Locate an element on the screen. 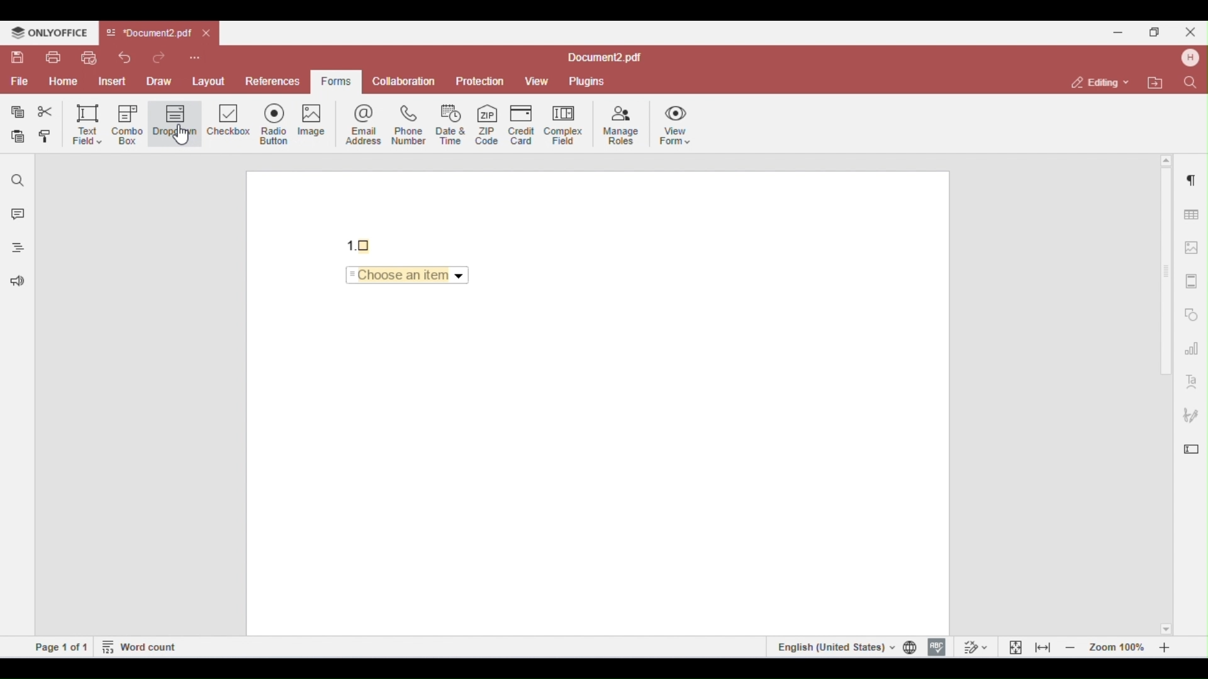 This screenshot has height=679, width=1208. paste is located at coordinates (19, 137).